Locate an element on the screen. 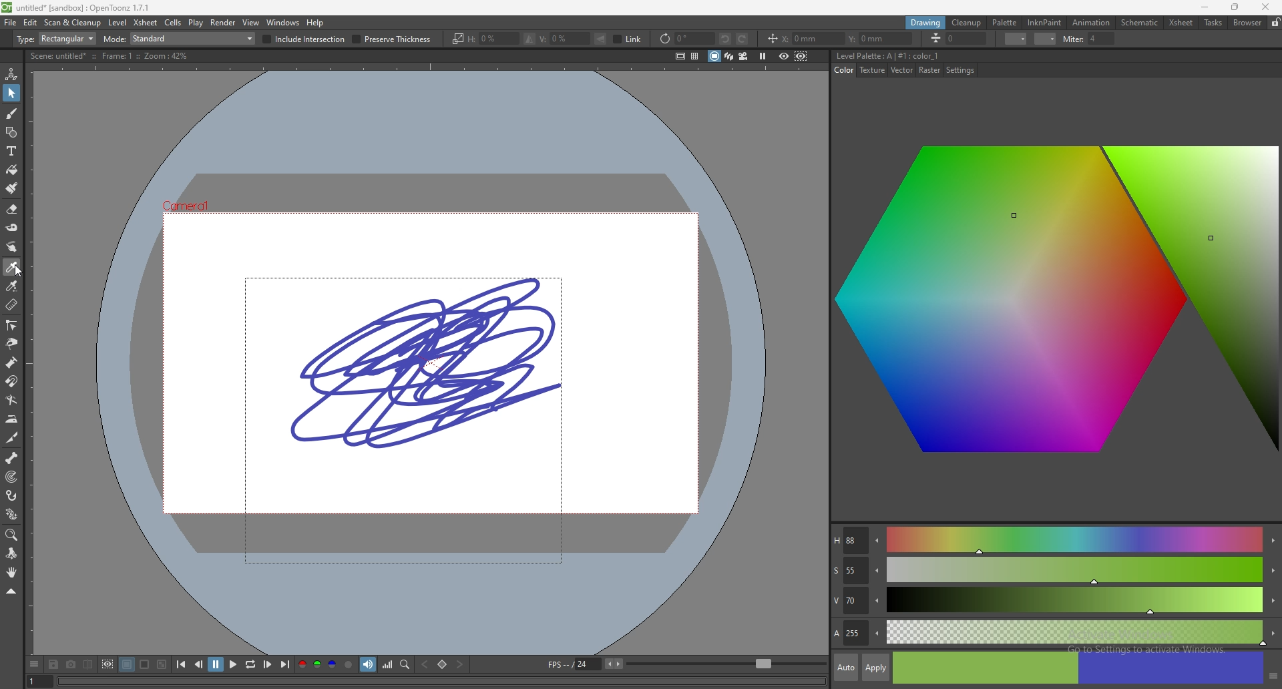 This screenshot has height=689, width=1282. loop is located at coordinates (250, 664).